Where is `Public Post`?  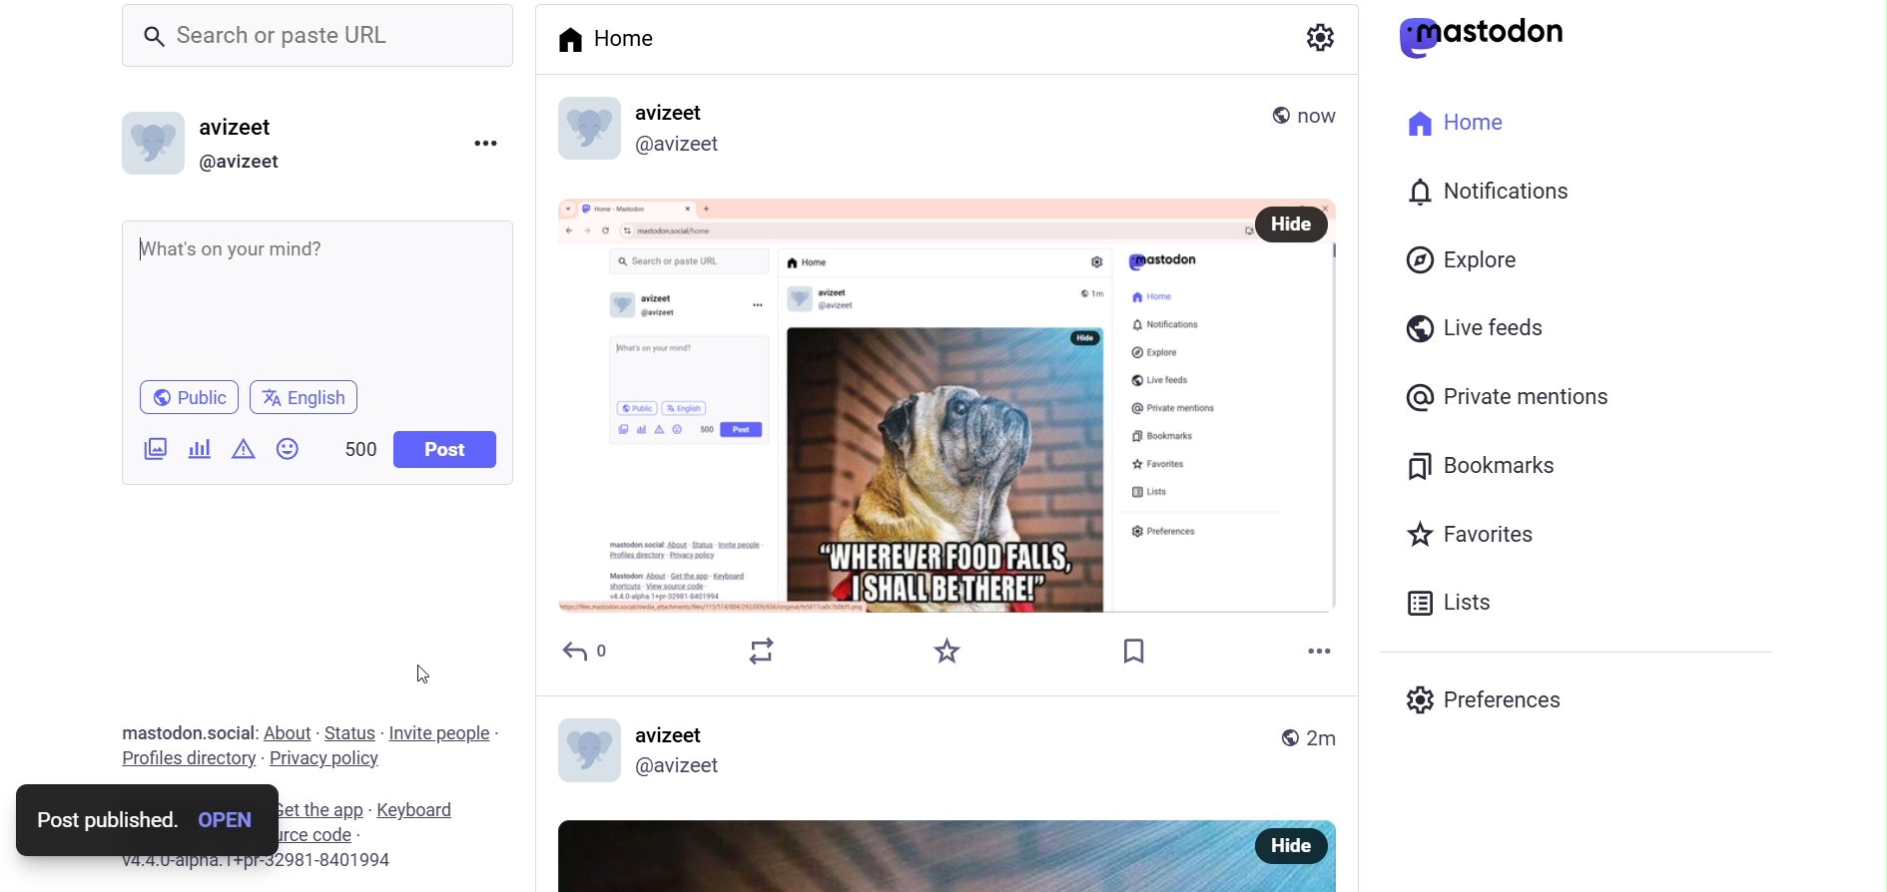
Public Post is located at coordinates (1257, 109).